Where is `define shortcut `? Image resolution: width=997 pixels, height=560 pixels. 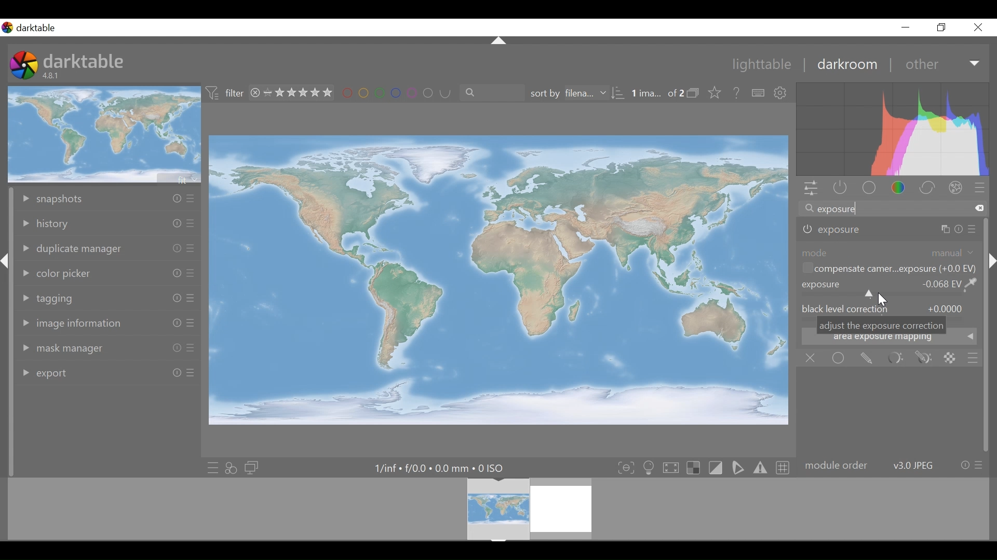 define shortcut  is located at coordinates (757, 93).